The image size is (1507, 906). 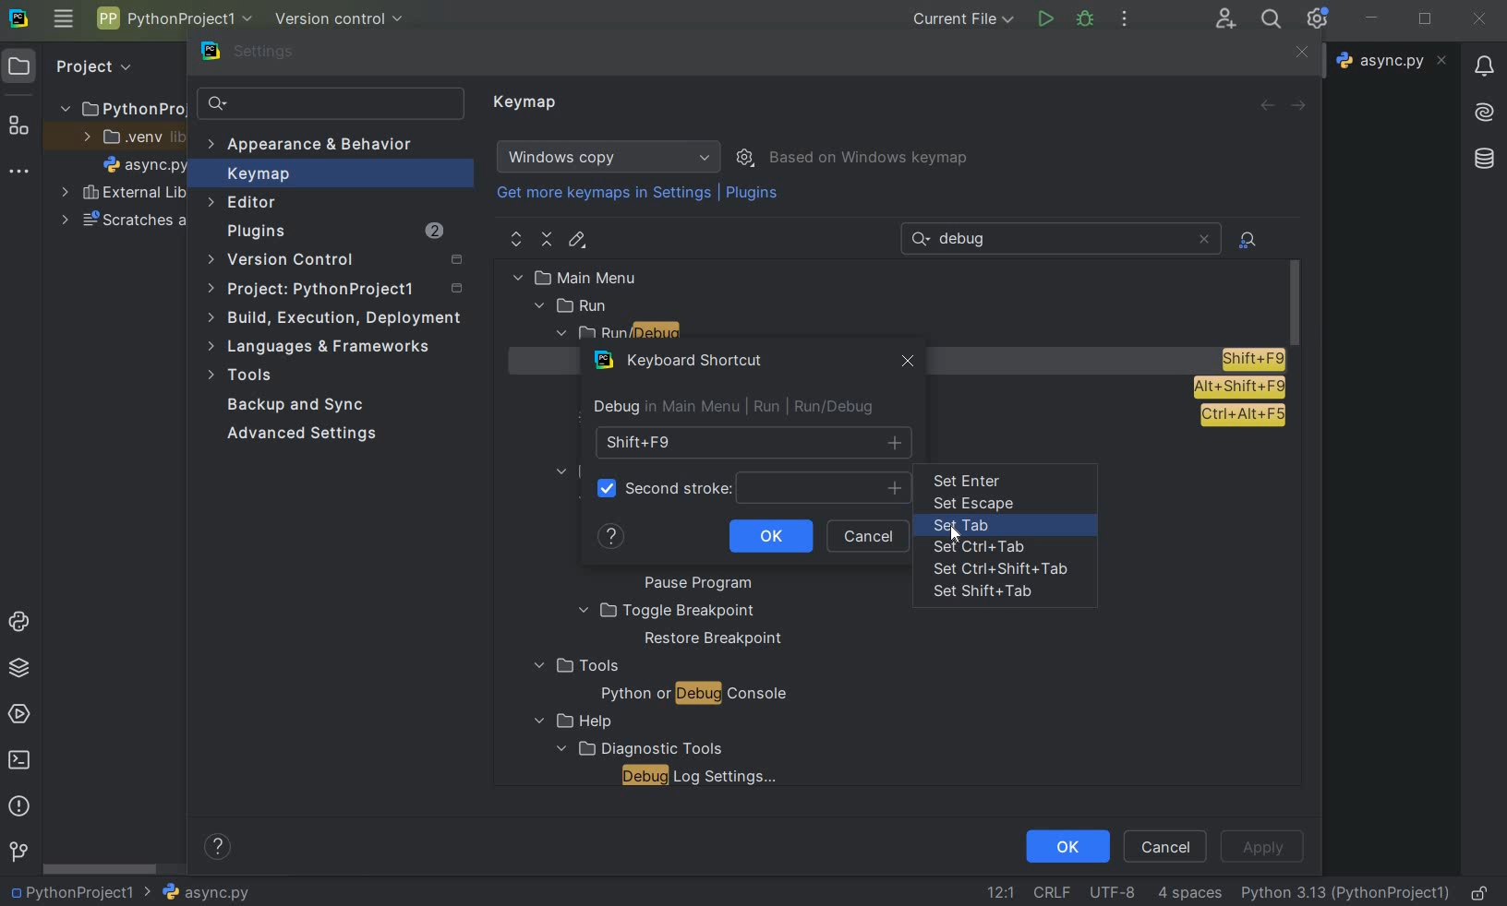 What do you see at coordinates (1124, 20) in the screenshot?
I see `more actions` at bounding box center [1124, 20].